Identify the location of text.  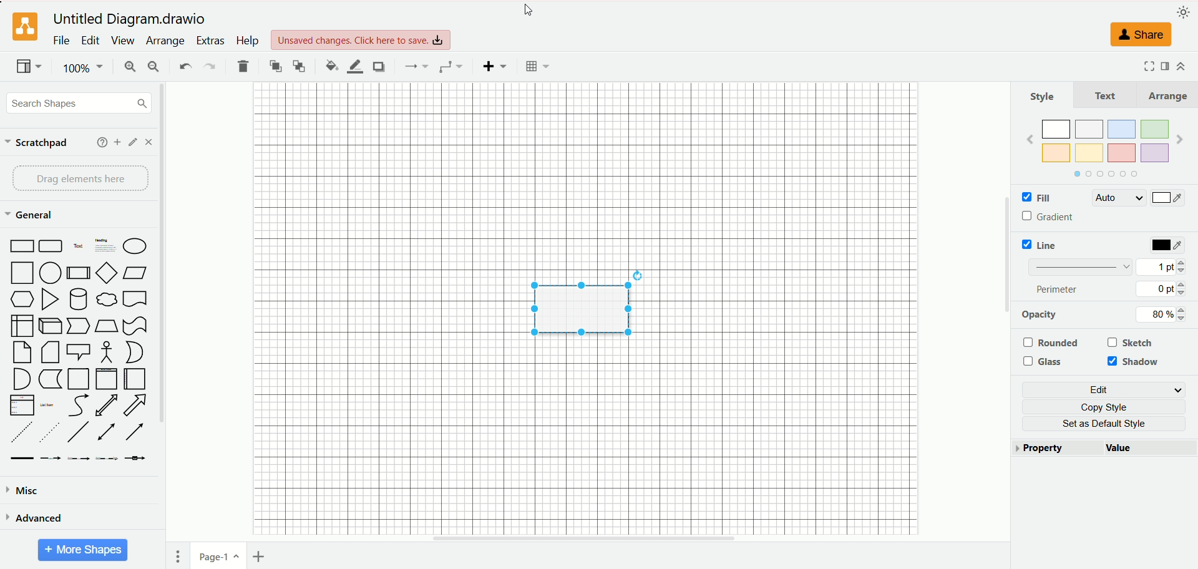
(1106, 95).